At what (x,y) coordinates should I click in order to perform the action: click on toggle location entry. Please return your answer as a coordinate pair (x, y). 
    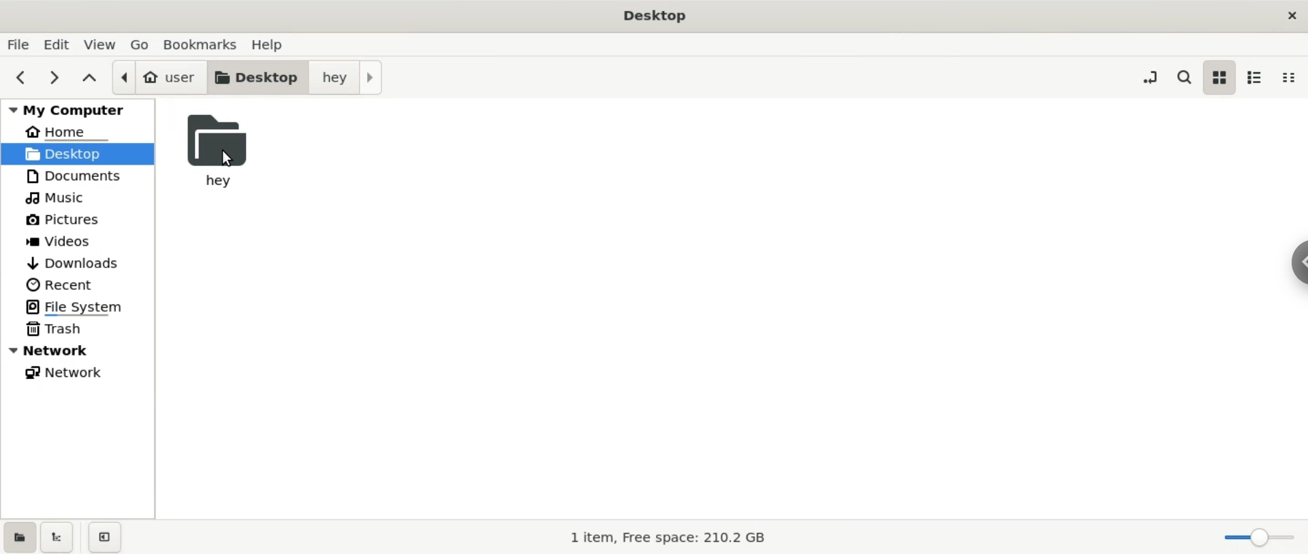
    Looking at the image, I should click on (1150, 79).